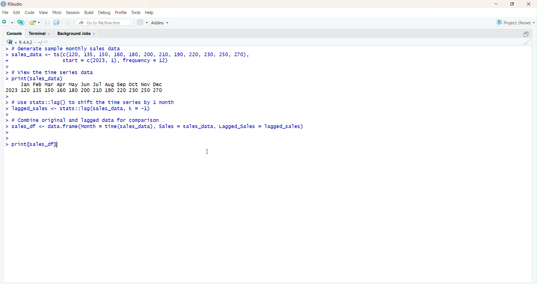 This screenshot has height=284, width=537. What do you see at coordinates (150, 12) in the screenshot?
I see `help` at bounding box center [150, 12].